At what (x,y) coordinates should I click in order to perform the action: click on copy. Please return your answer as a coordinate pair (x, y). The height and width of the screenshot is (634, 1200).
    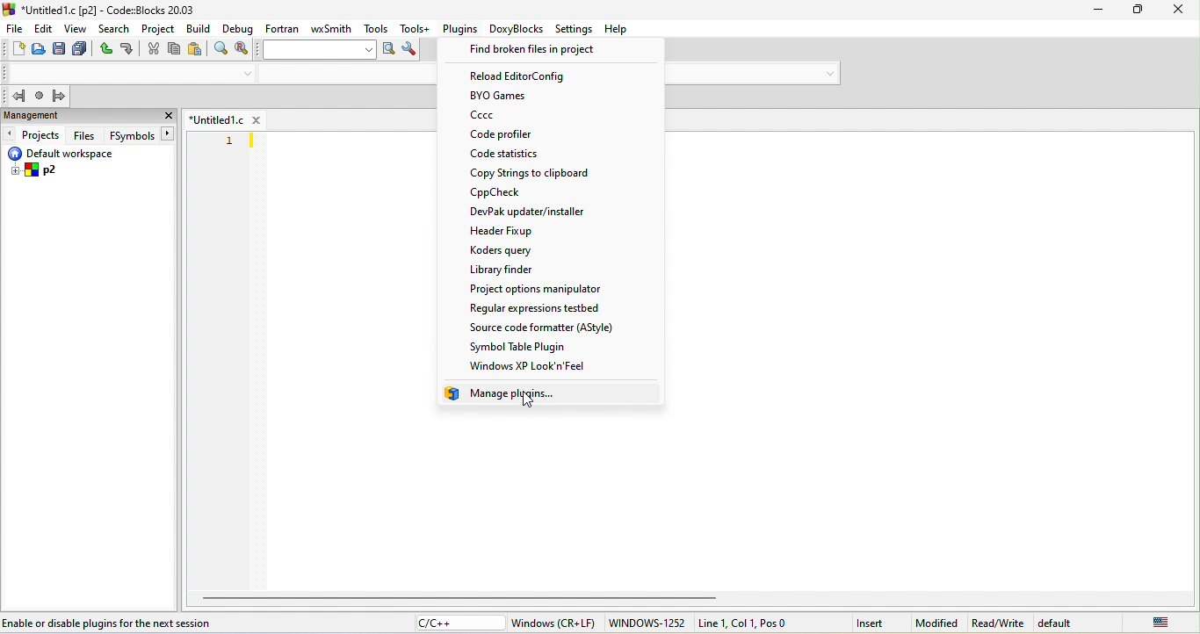
    Looking at the image, I should click on (174, 50).